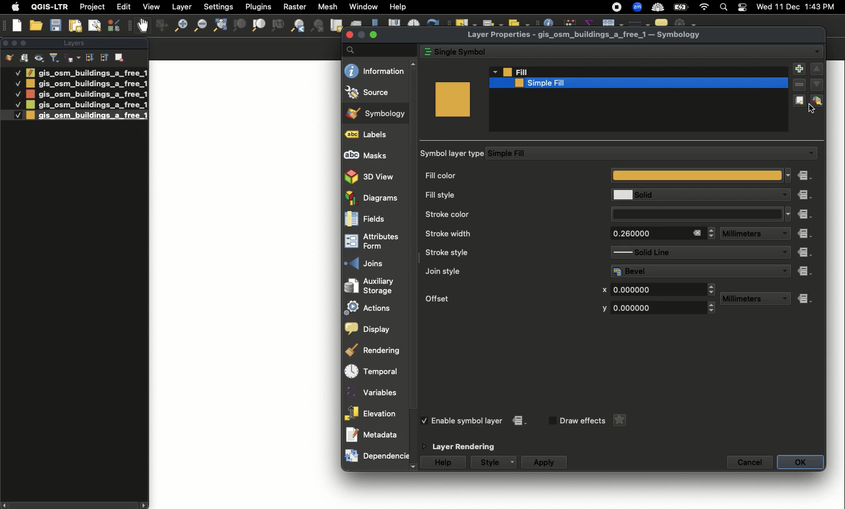 The height and width of the screenshot is (509, 845). I want to click on , so click(131, 25).